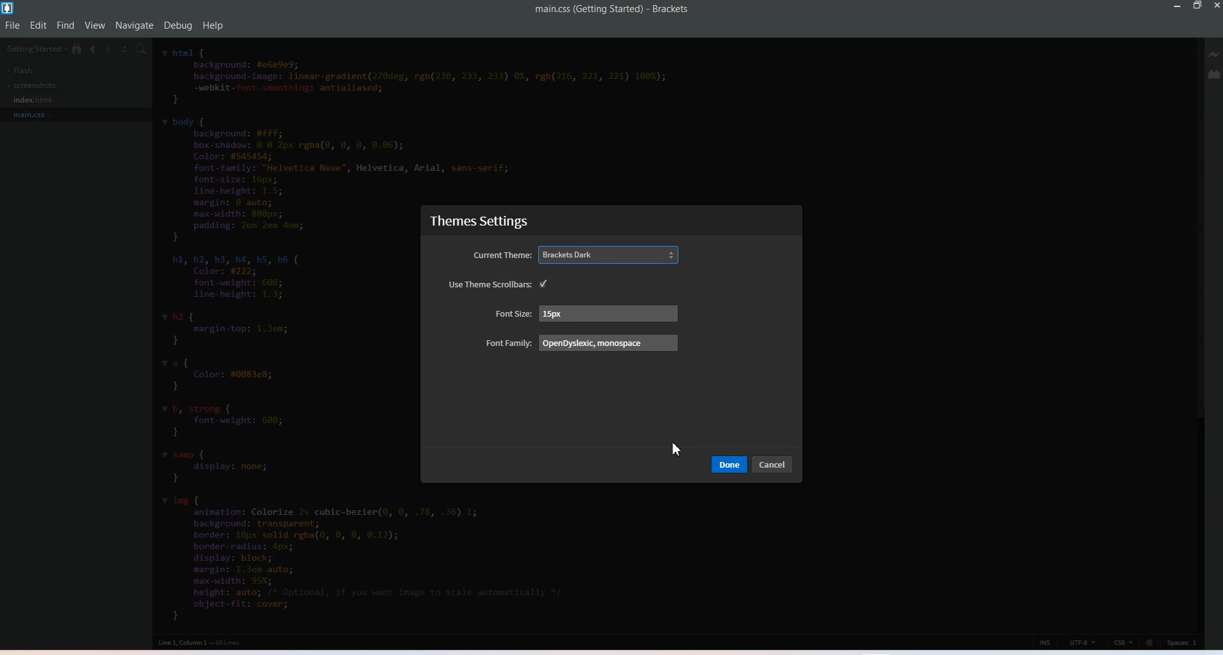  Describe the element at coordinates (729, 464) in the screenshot. I see `done` at that location.